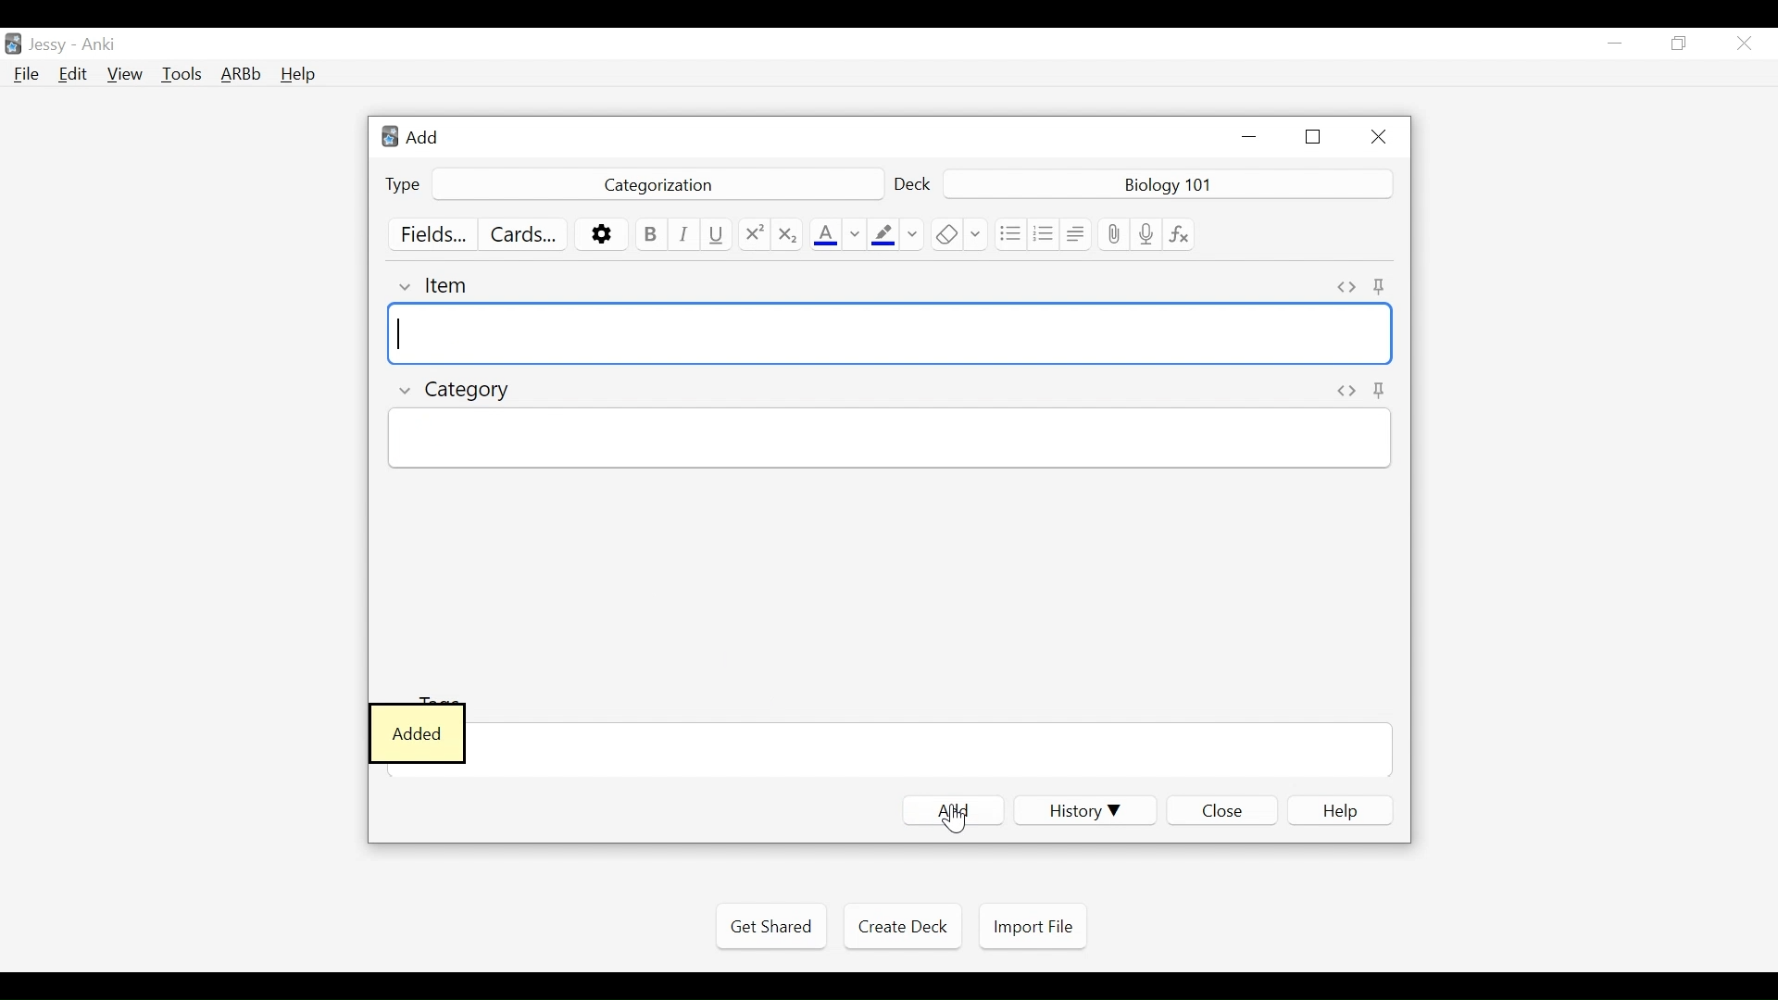  I want to click on Restore, so click(1314, 137).